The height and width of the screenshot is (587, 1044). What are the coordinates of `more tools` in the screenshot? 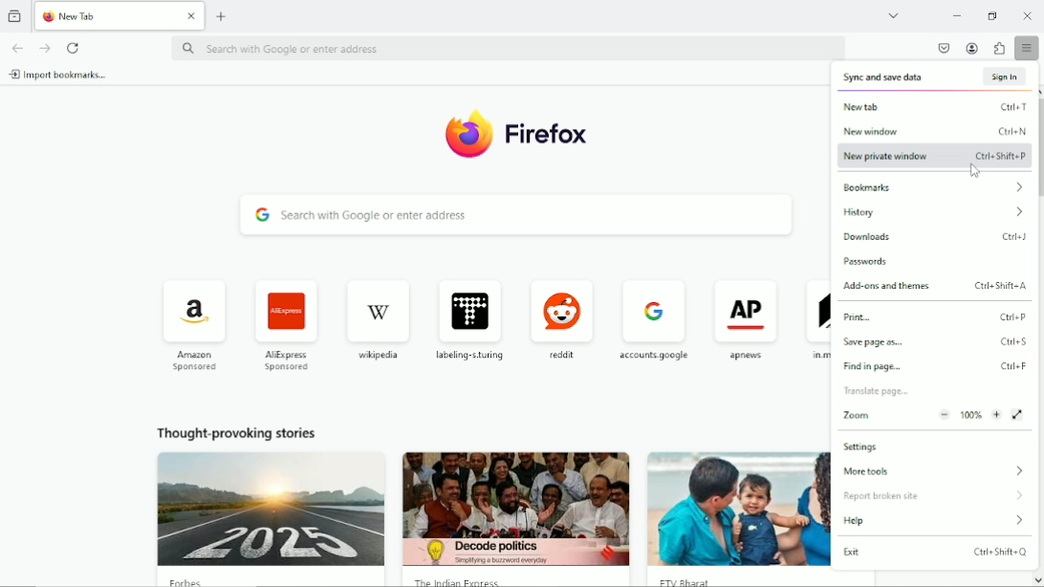 It's located at (934, 470).